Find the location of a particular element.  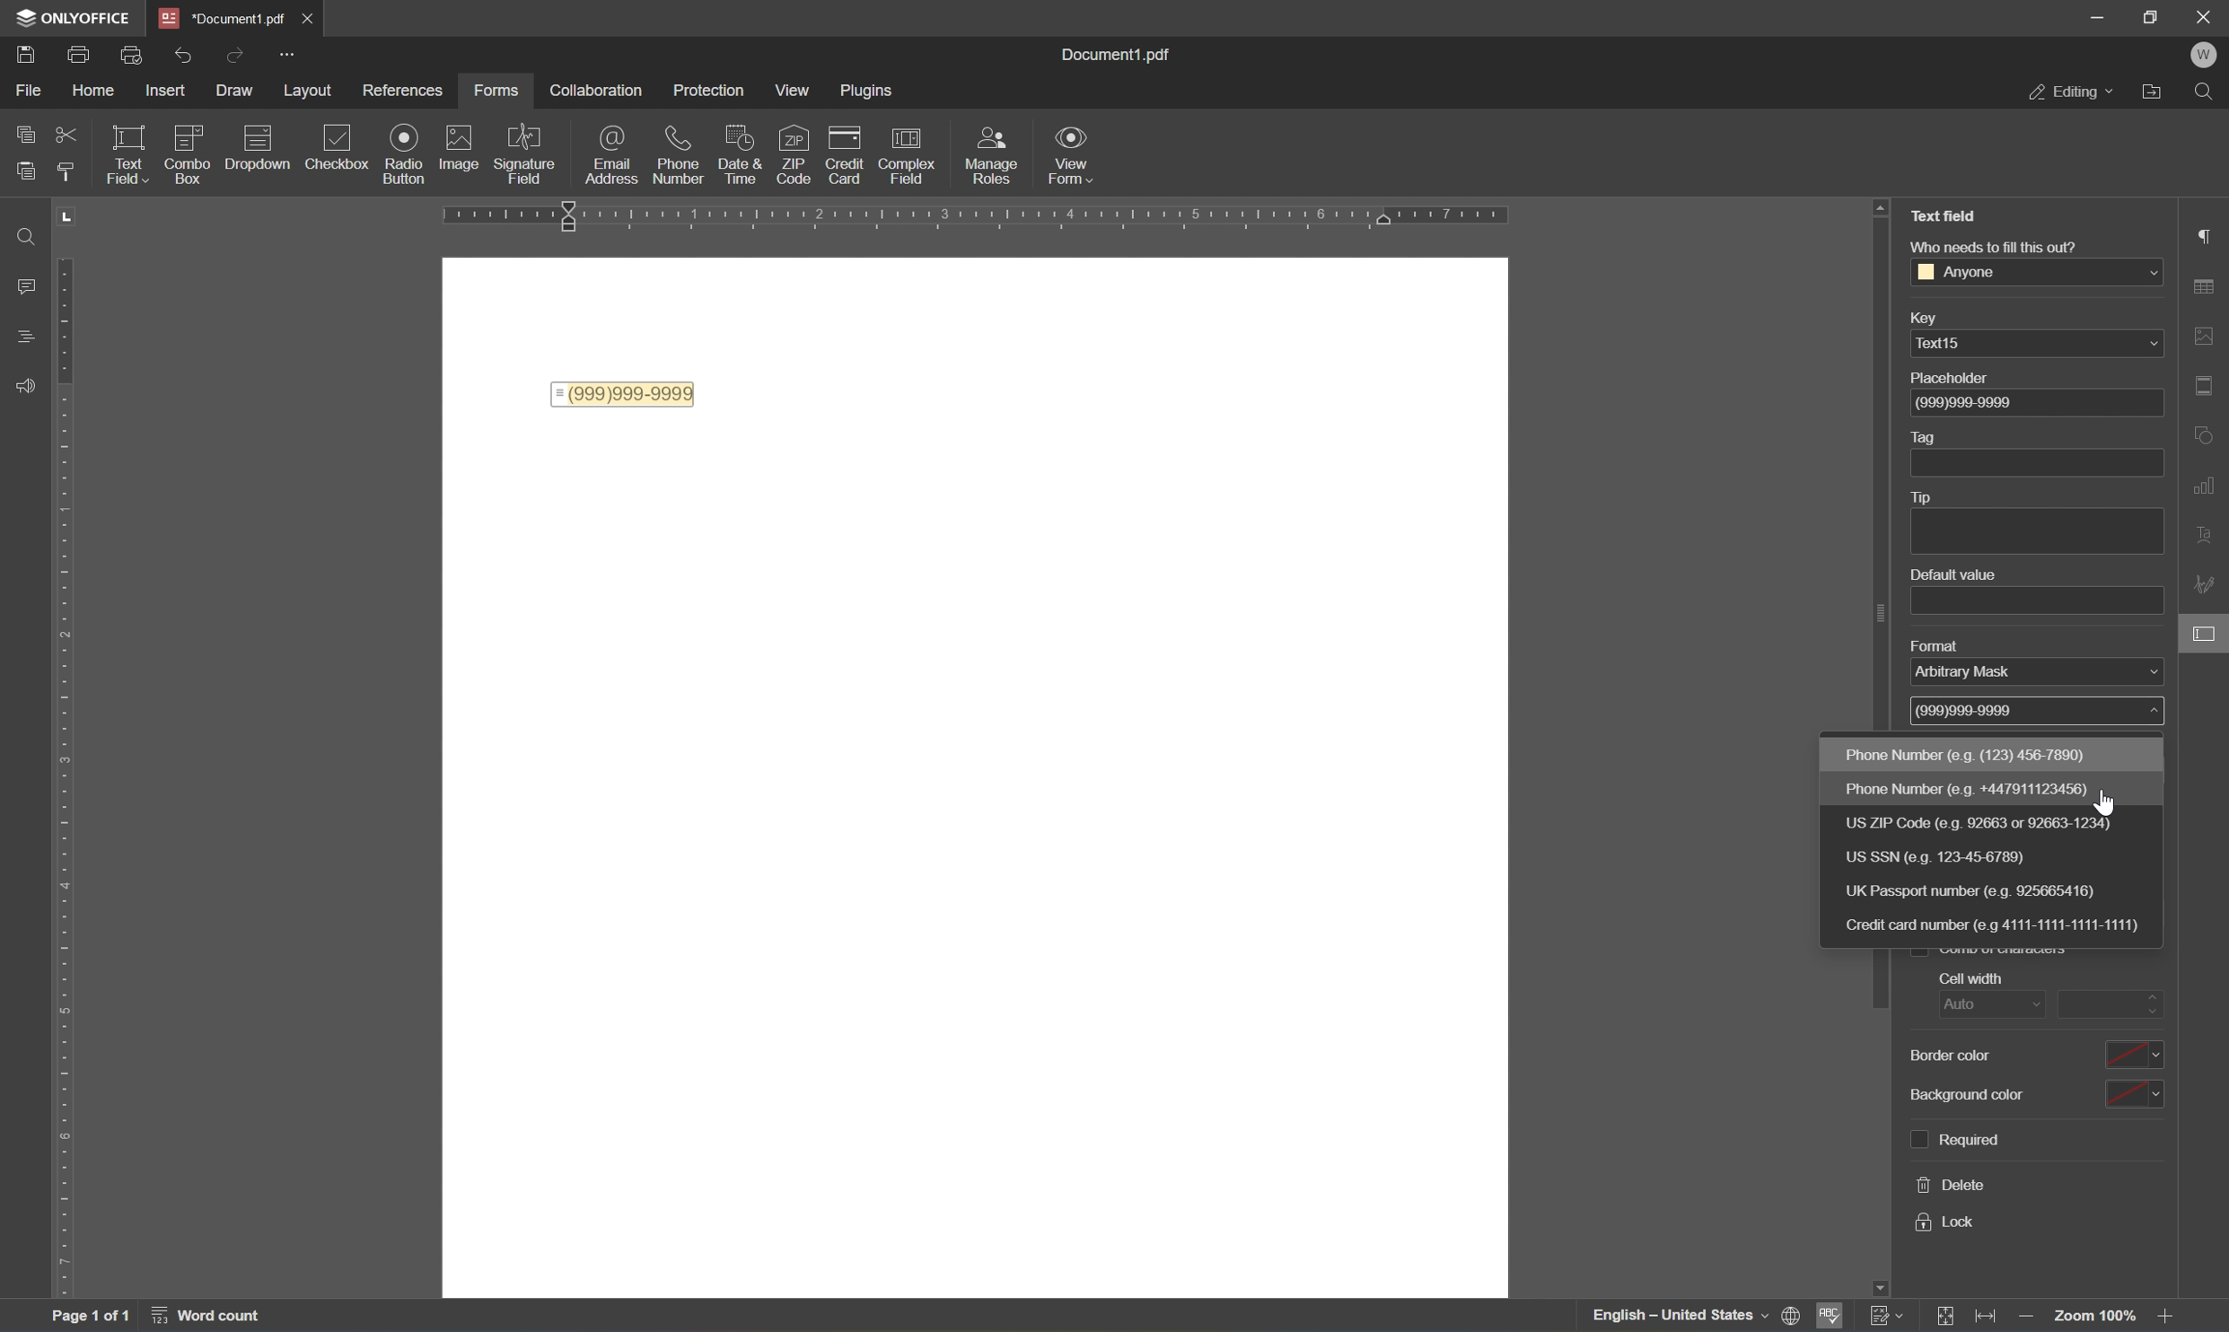

print is located at coordinates (24, 51).